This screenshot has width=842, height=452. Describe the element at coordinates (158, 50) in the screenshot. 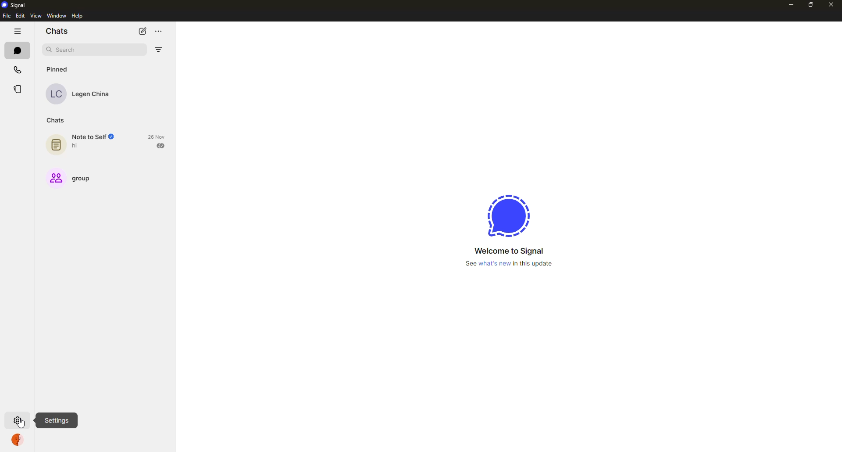

I see `filter` at that location.